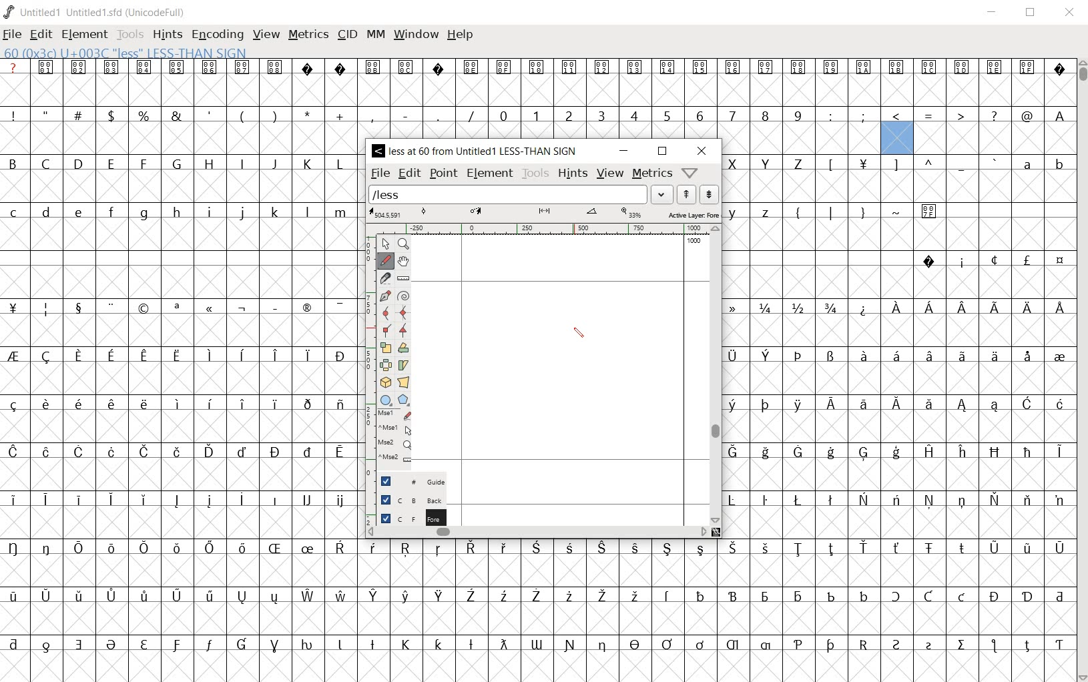 This screenshot has width=1088, height=682. Describe the element at coordinates (180, 236) in the screenshot. I see `empty cells` at that location.